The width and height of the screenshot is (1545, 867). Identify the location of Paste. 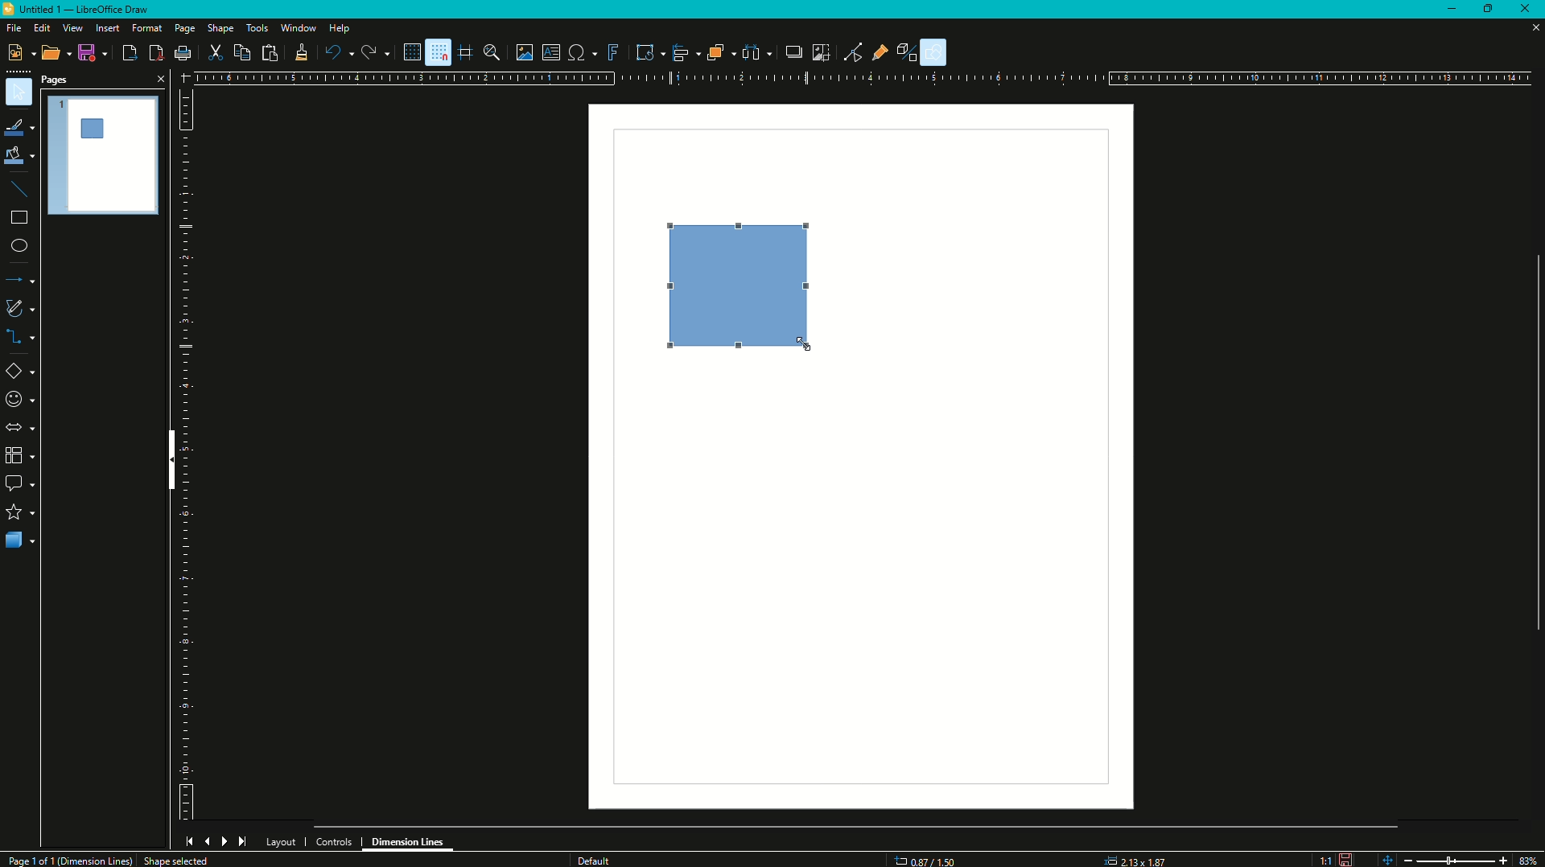
(269, 52).